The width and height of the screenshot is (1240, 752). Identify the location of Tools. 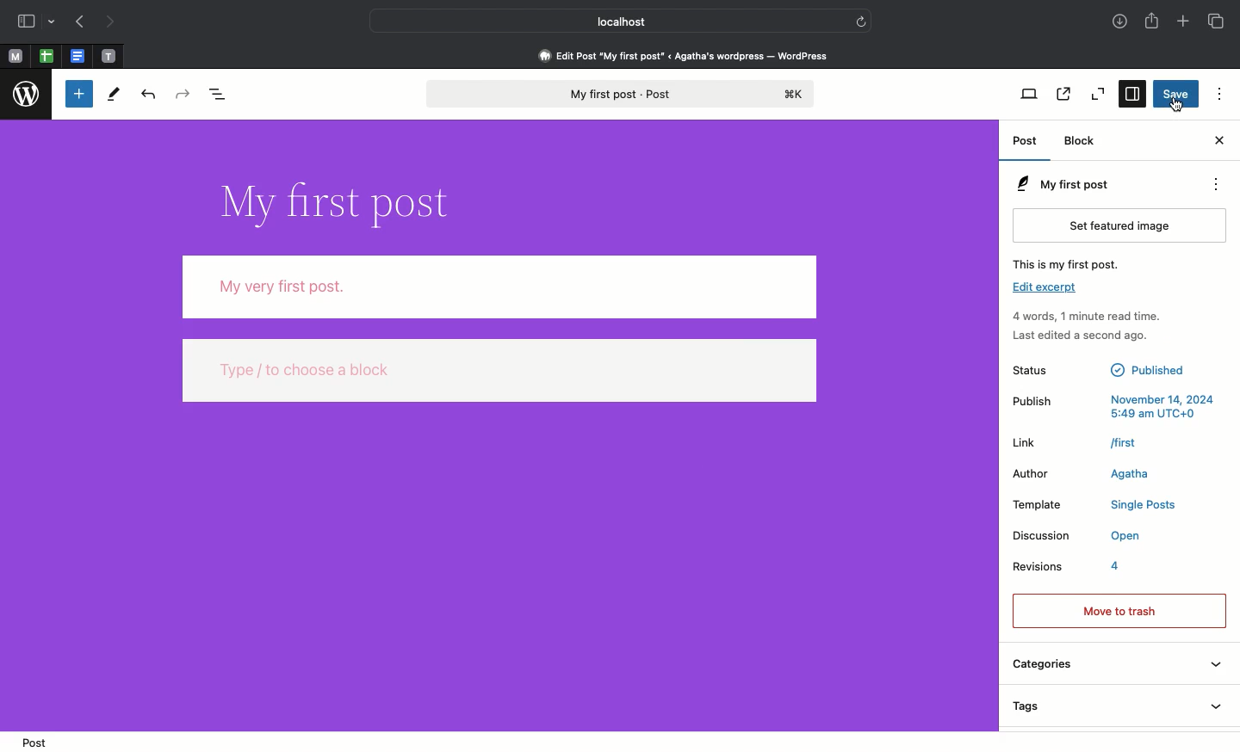
(115, 94).